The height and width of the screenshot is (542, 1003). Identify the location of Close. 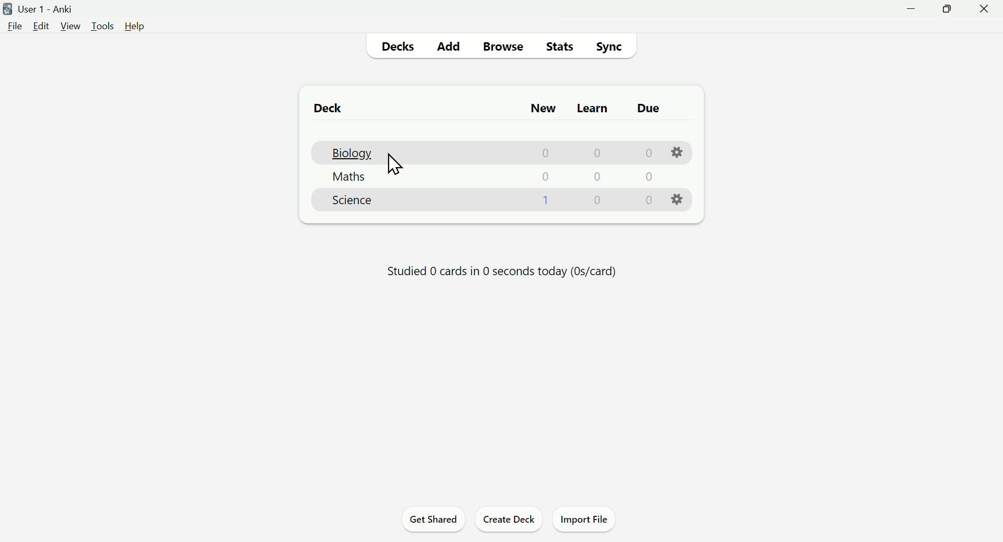
(986, 12).